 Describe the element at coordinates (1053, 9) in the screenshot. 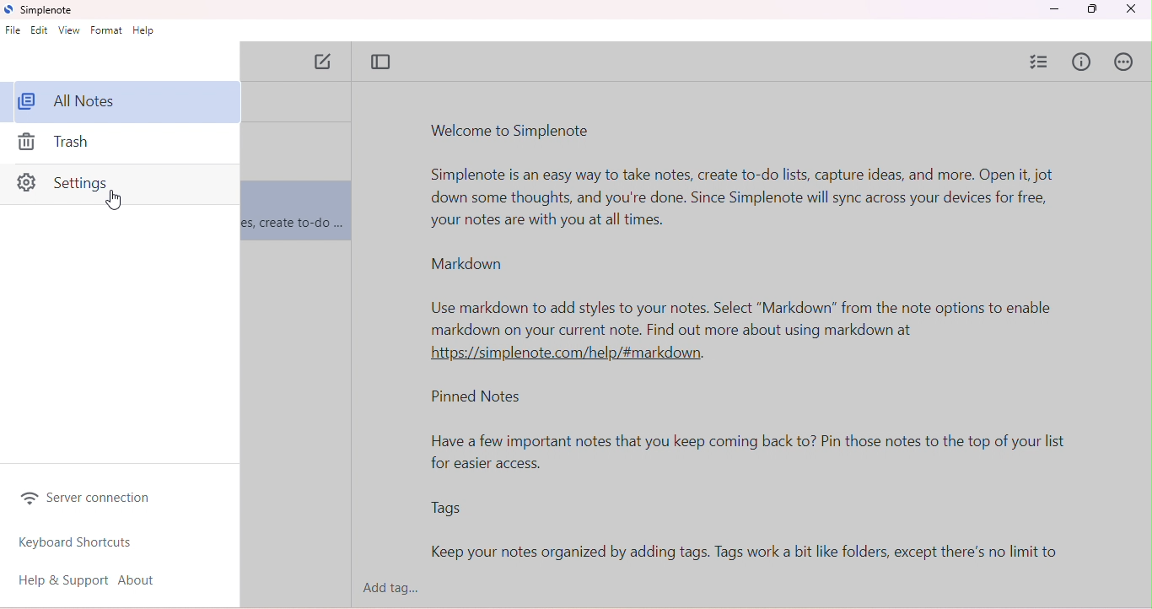

I see `minimize ` at that location.